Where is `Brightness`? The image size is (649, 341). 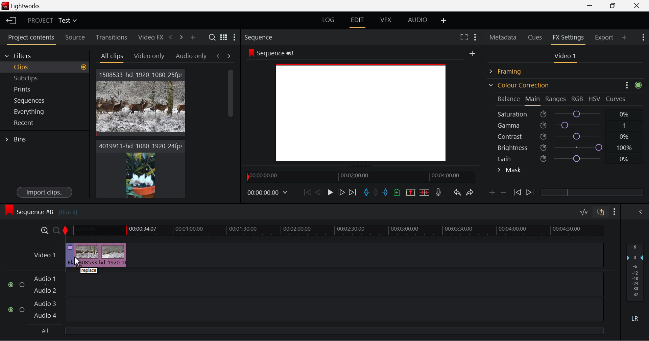 Brightness is located at coordinates (566, 146).